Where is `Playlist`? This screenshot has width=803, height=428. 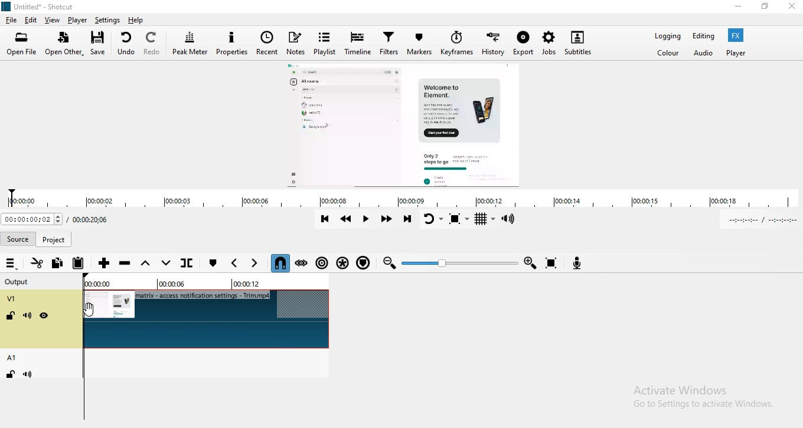
Playlist is located at coordinates (324, 45).